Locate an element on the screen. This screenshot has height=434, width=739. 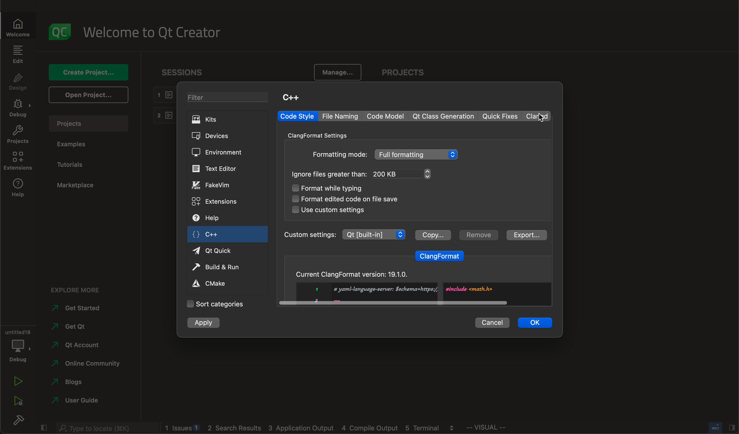
custom setting is located at coordinates (345, 234).